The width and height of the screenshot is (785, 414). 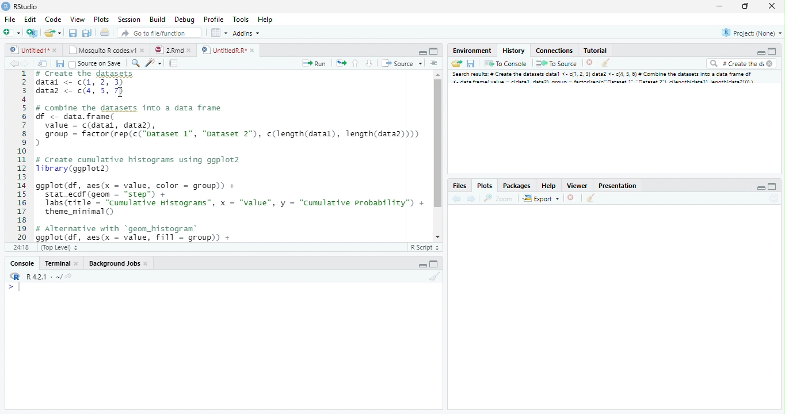 What do you see at coordinates (497, 199) in the screenshot?
I see `Zoom` at bounding box center [497, 199].